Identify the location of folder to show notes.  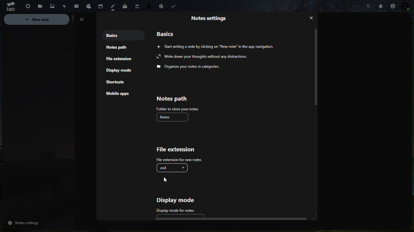
(178, 109).